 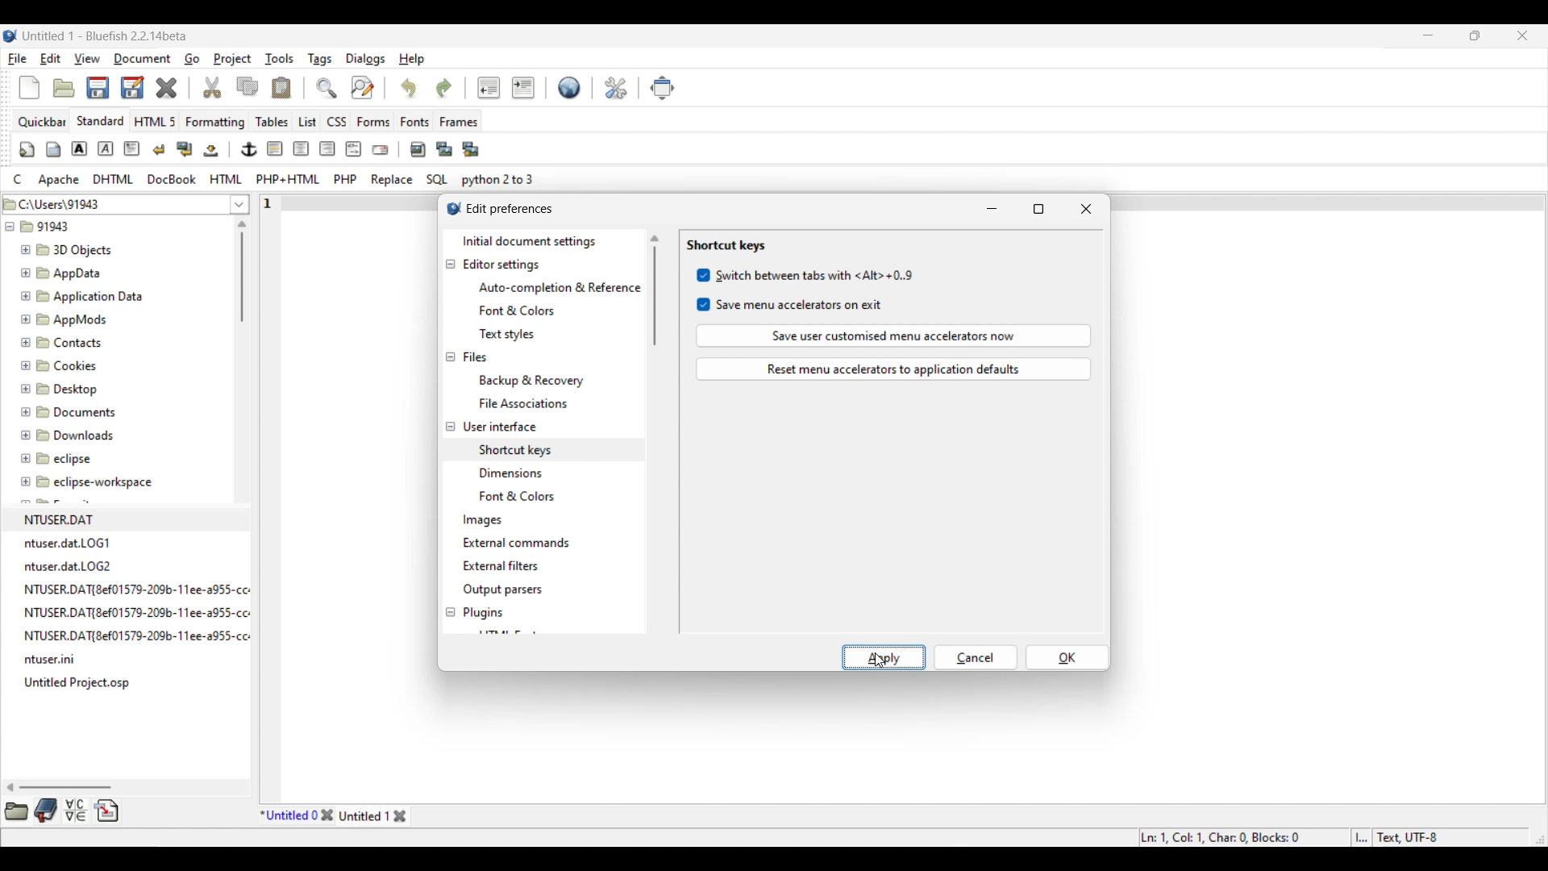 What do you see at coordinates (502, 265) in the screenshot?
I see `Editor settings` at bounding box center [502, 265].